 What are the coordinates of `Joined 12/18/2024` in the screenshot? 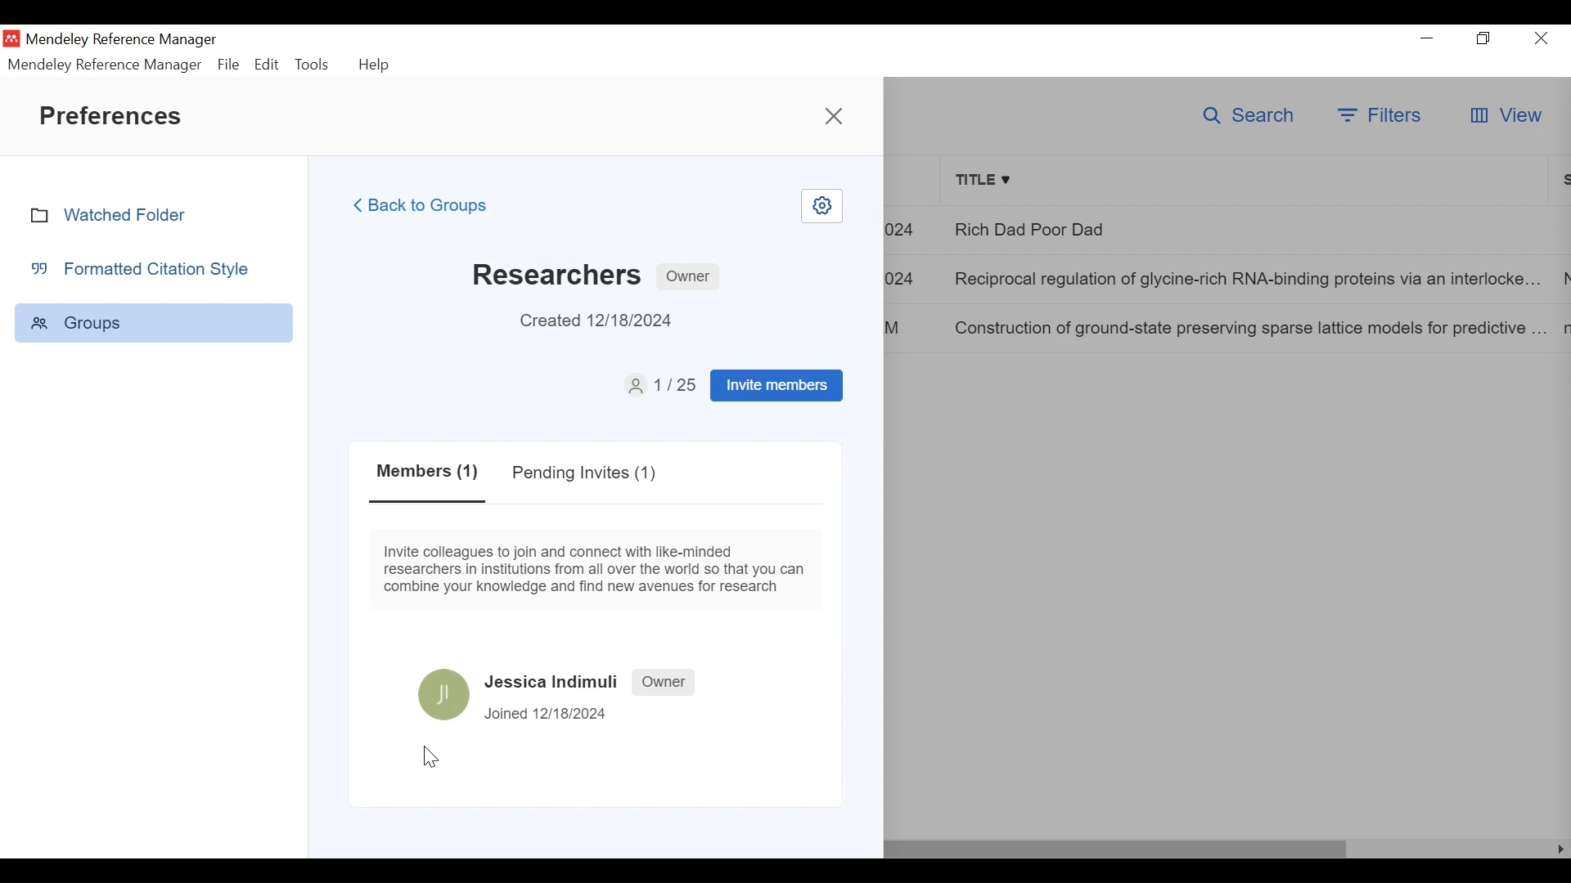 It's located at (549, 712).